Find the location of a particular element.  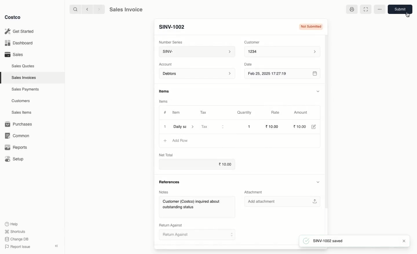

Sales Payments is located at coordinates (24, 90).